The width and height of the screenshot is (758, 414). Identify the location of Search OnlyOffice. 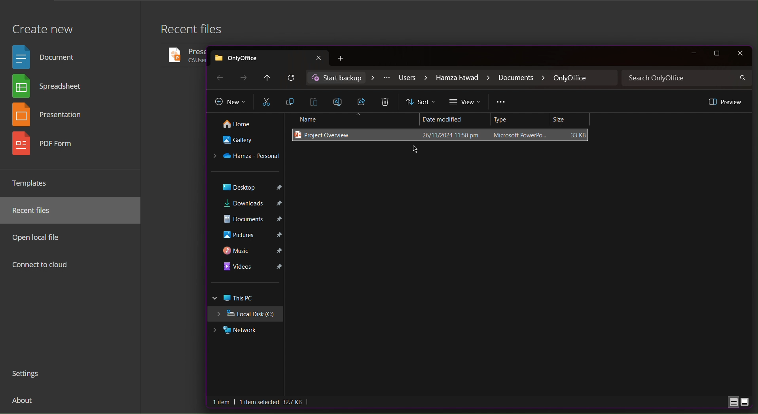
(688, 78).